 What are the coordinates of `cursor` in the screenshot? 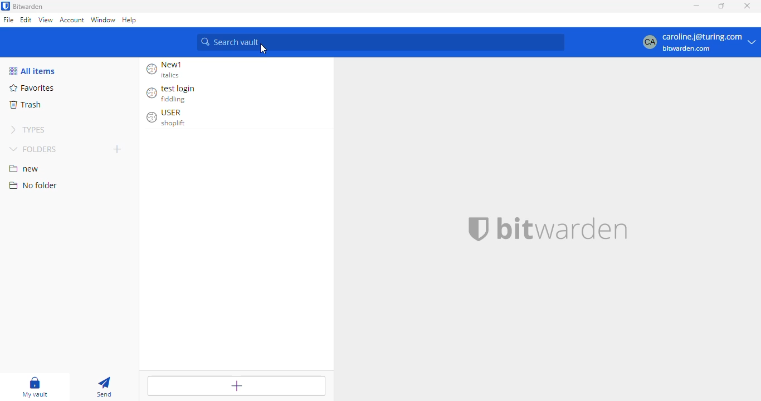 It's located at (264, 49).